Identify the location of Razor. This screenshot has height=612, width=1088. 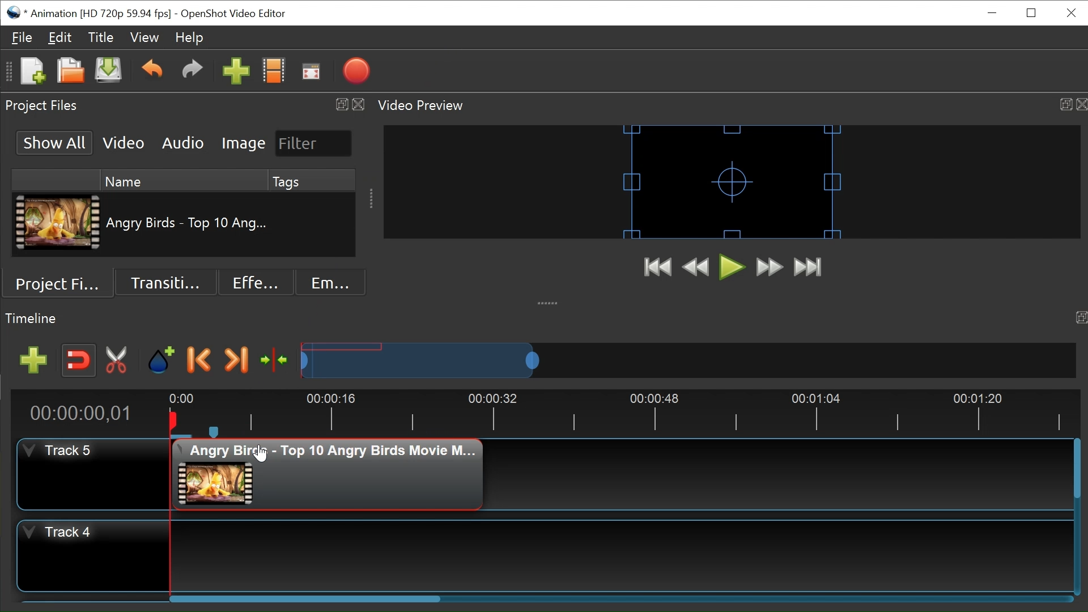
(117, 361).